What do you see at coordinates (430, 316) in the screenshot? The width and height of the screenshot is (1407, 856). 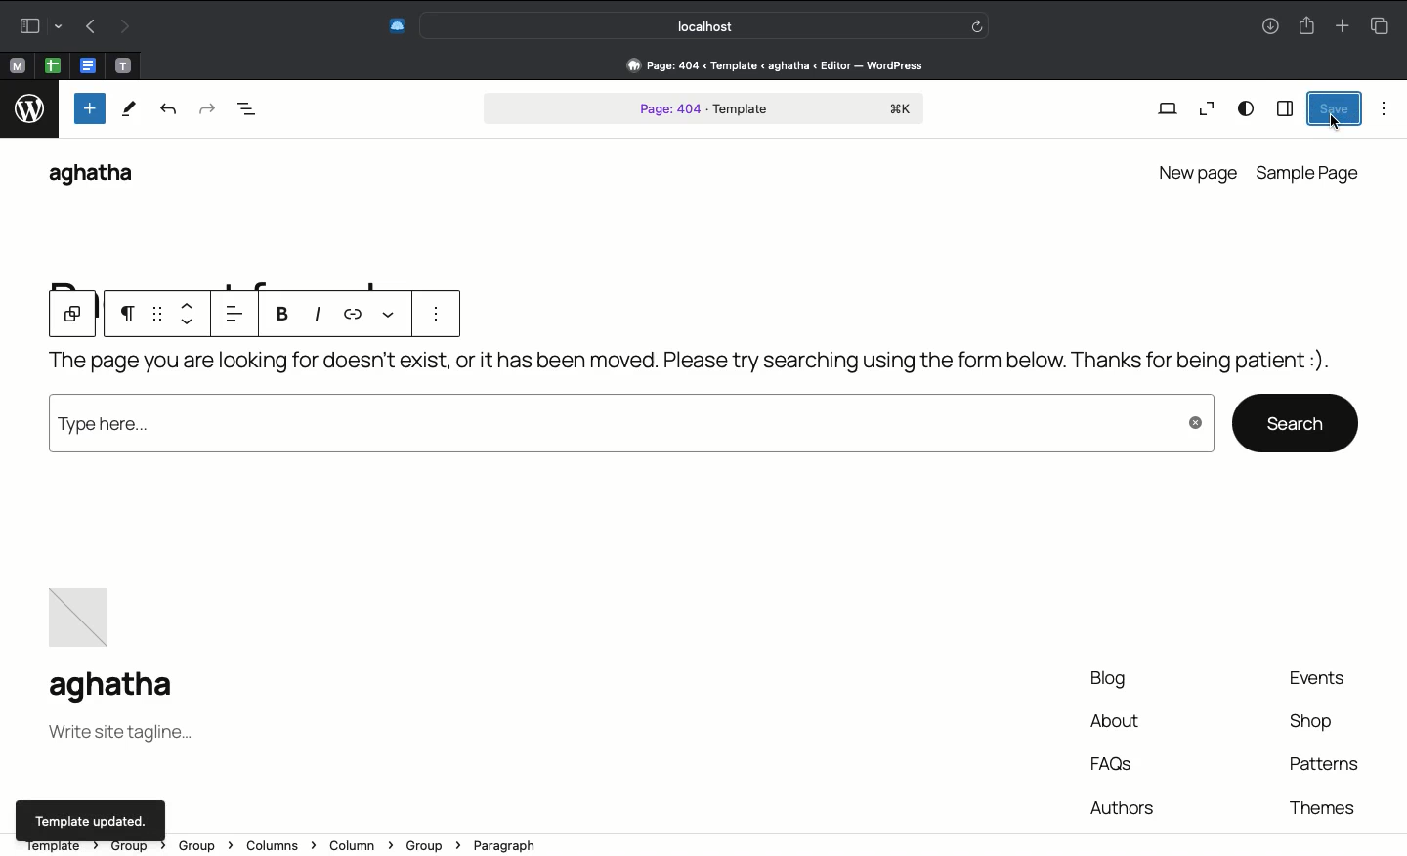 I see `options` at bounding box center [430, 316].